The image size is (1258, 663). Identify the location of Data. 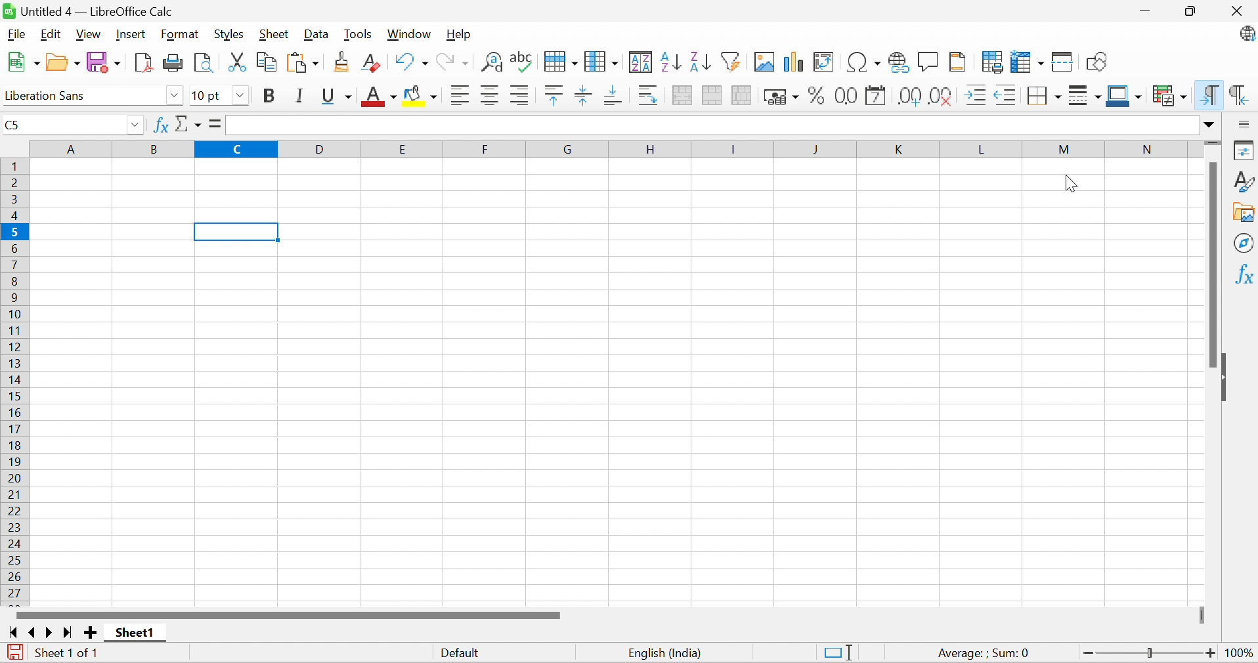
(314, 35).